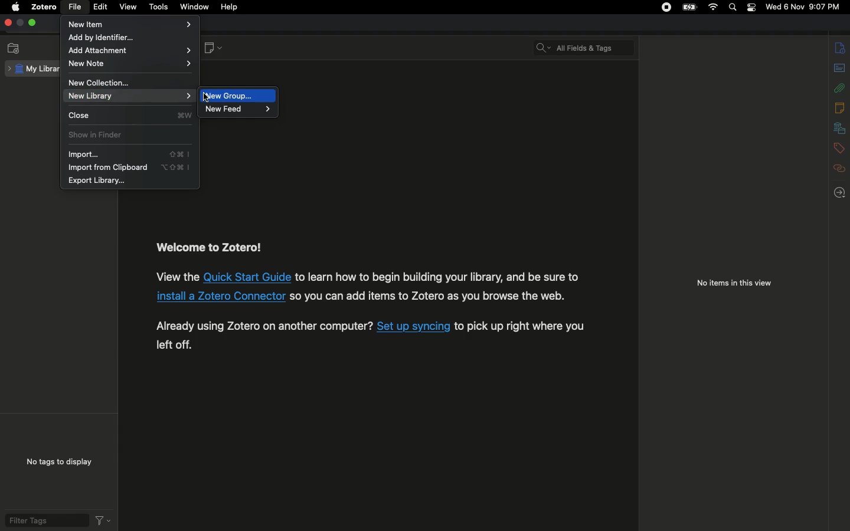 Image resolution: width=850 pixels, height=531 pixels. Describe the element at coordinates (131, 24) in the screenshot. I see `New item` at that location.